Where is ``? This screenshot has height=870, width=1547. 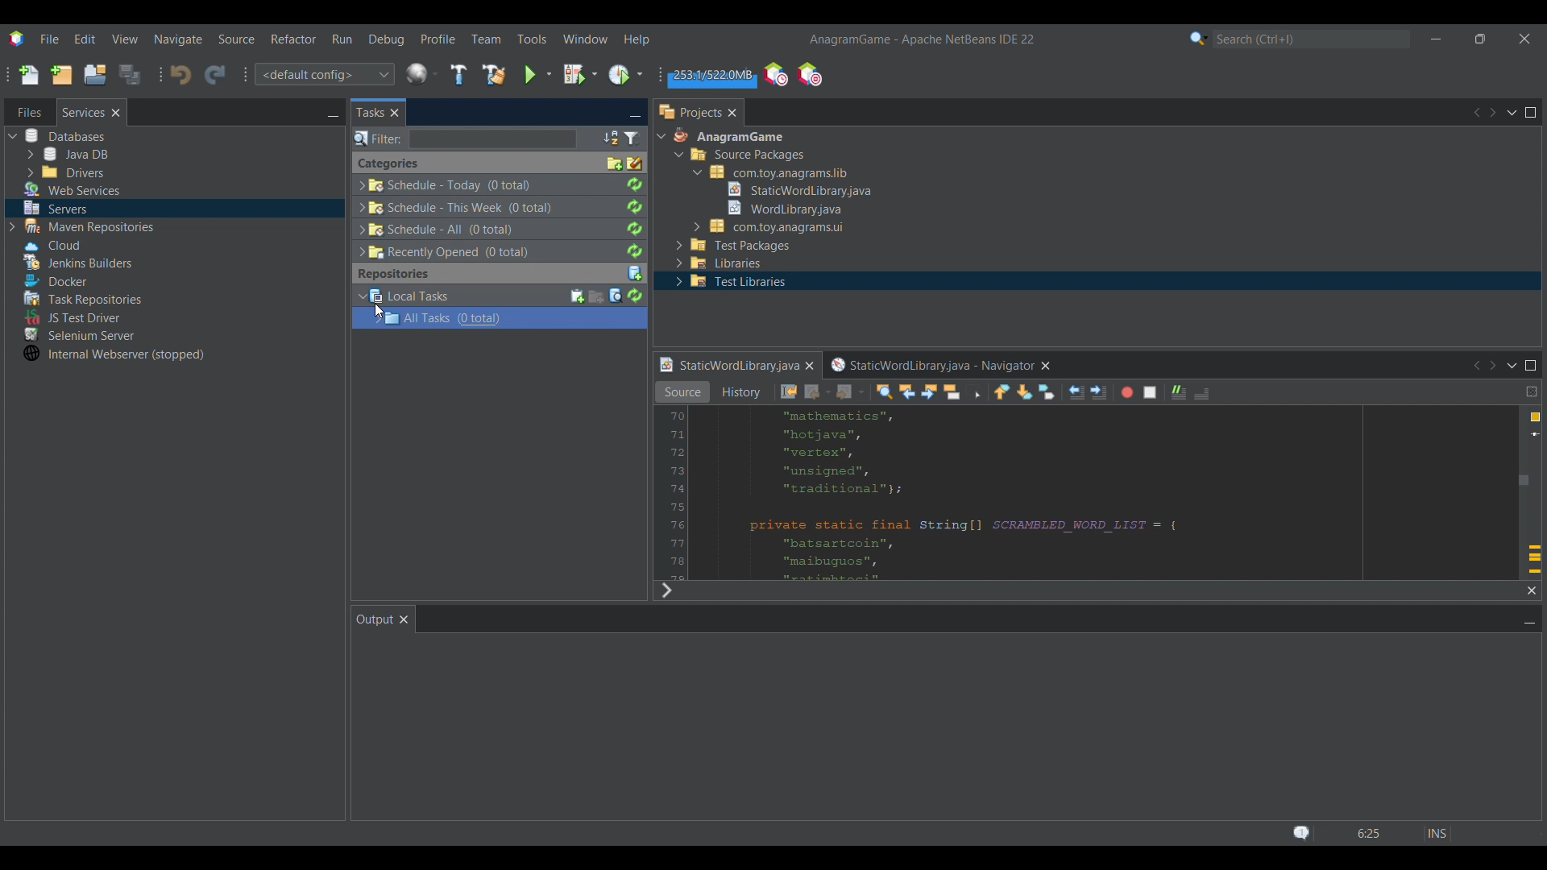
 is located at coordinates (89, 298).